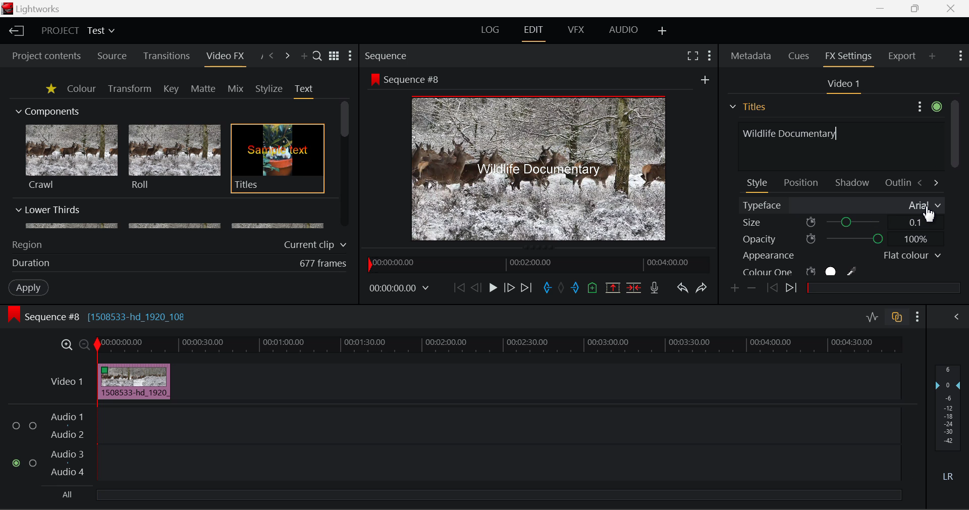 The height and width of the screenshot is (510, 969). Describe the element at coordinates (476, 287) in the screenshot. I see `Go Back` at that location.